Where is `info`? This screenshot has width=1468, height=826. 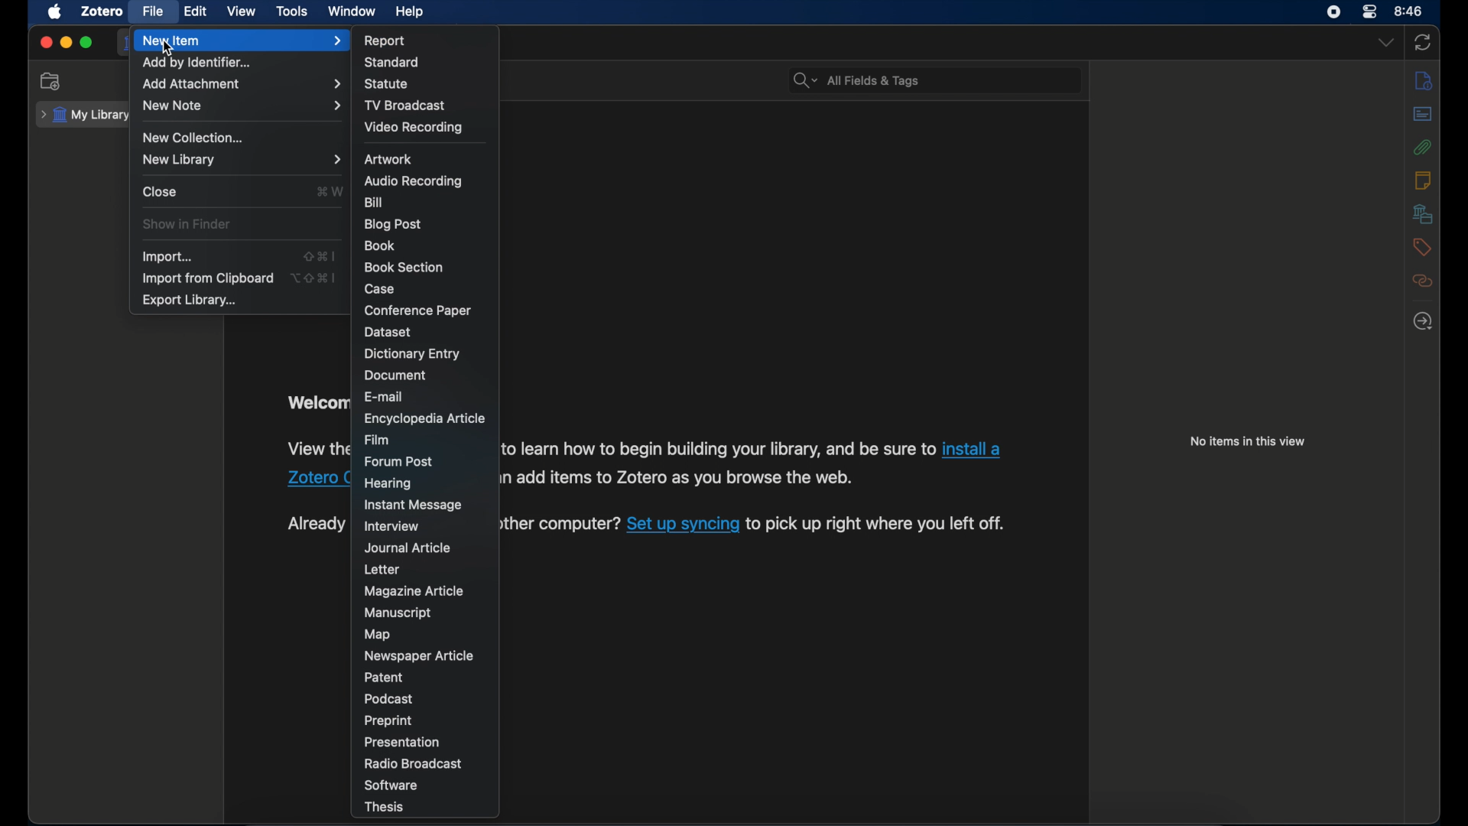 info is located at coordinates (1424, 80).